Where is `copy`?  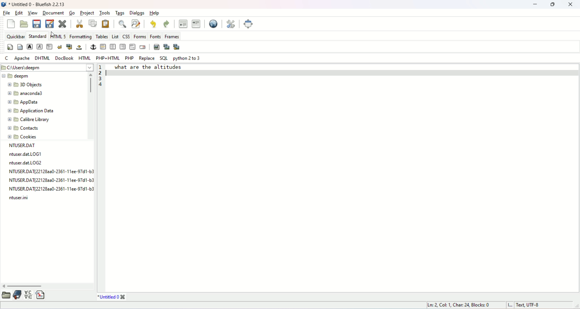 copy is located at coordinates (92, 24).